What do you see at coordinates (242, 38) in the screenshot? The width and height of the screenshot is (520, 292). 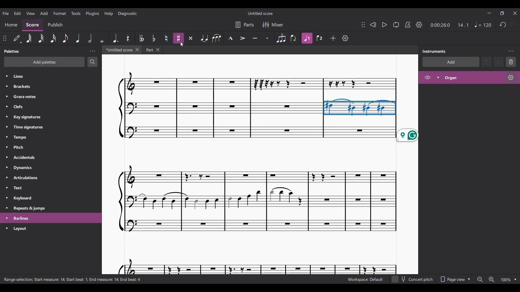 I see `Accent` at bounding box center [242, 38].